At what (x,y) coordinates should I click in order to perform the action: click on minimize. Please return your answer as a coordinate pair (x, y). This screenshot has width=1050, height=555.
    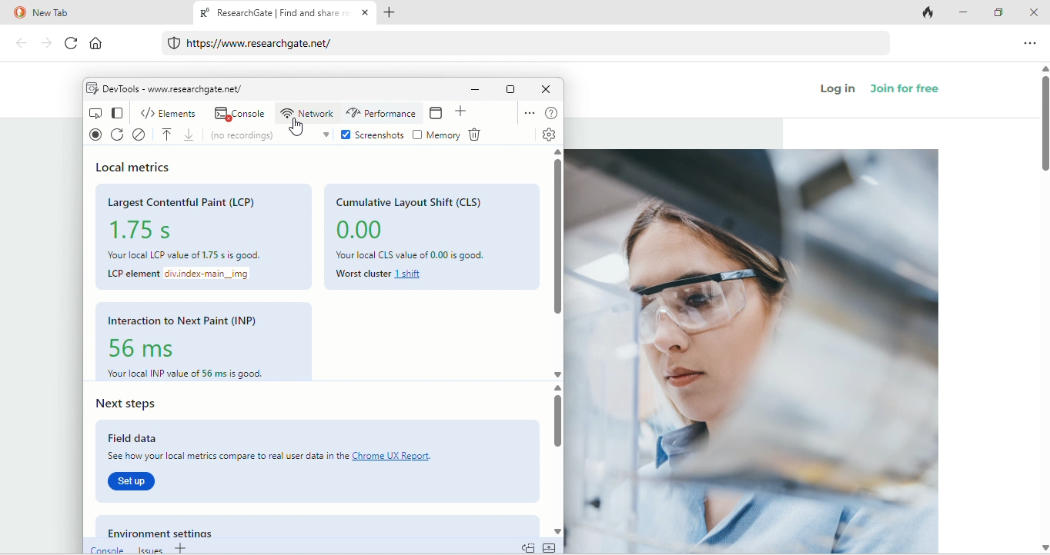
    Looking at the image, I should click on (474, 91).